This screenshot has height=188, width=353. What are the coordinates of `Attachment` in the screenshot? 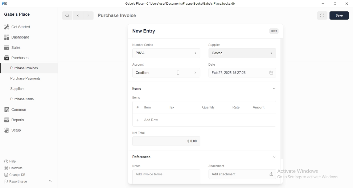 It's located at (216, 166).